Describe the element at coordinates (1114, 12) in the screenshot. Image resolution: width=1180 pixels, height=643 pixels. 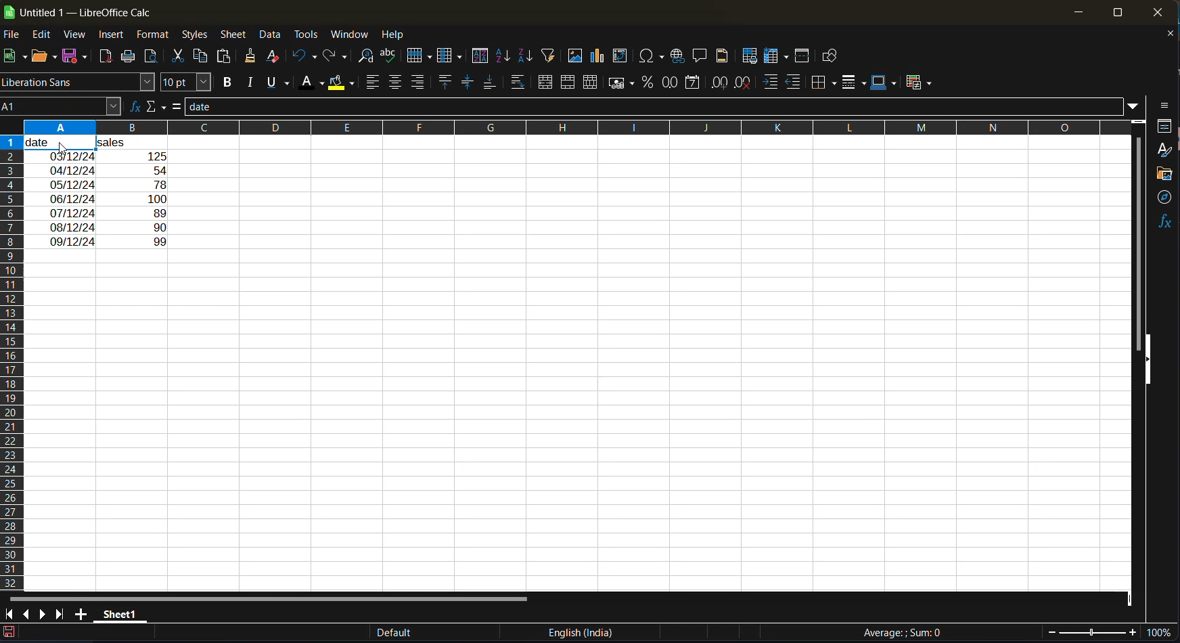
I see `maximize` at that location.